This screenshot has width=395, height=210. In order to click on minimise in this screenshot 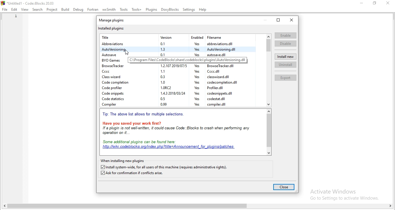, I will do `click(266, 19)`.